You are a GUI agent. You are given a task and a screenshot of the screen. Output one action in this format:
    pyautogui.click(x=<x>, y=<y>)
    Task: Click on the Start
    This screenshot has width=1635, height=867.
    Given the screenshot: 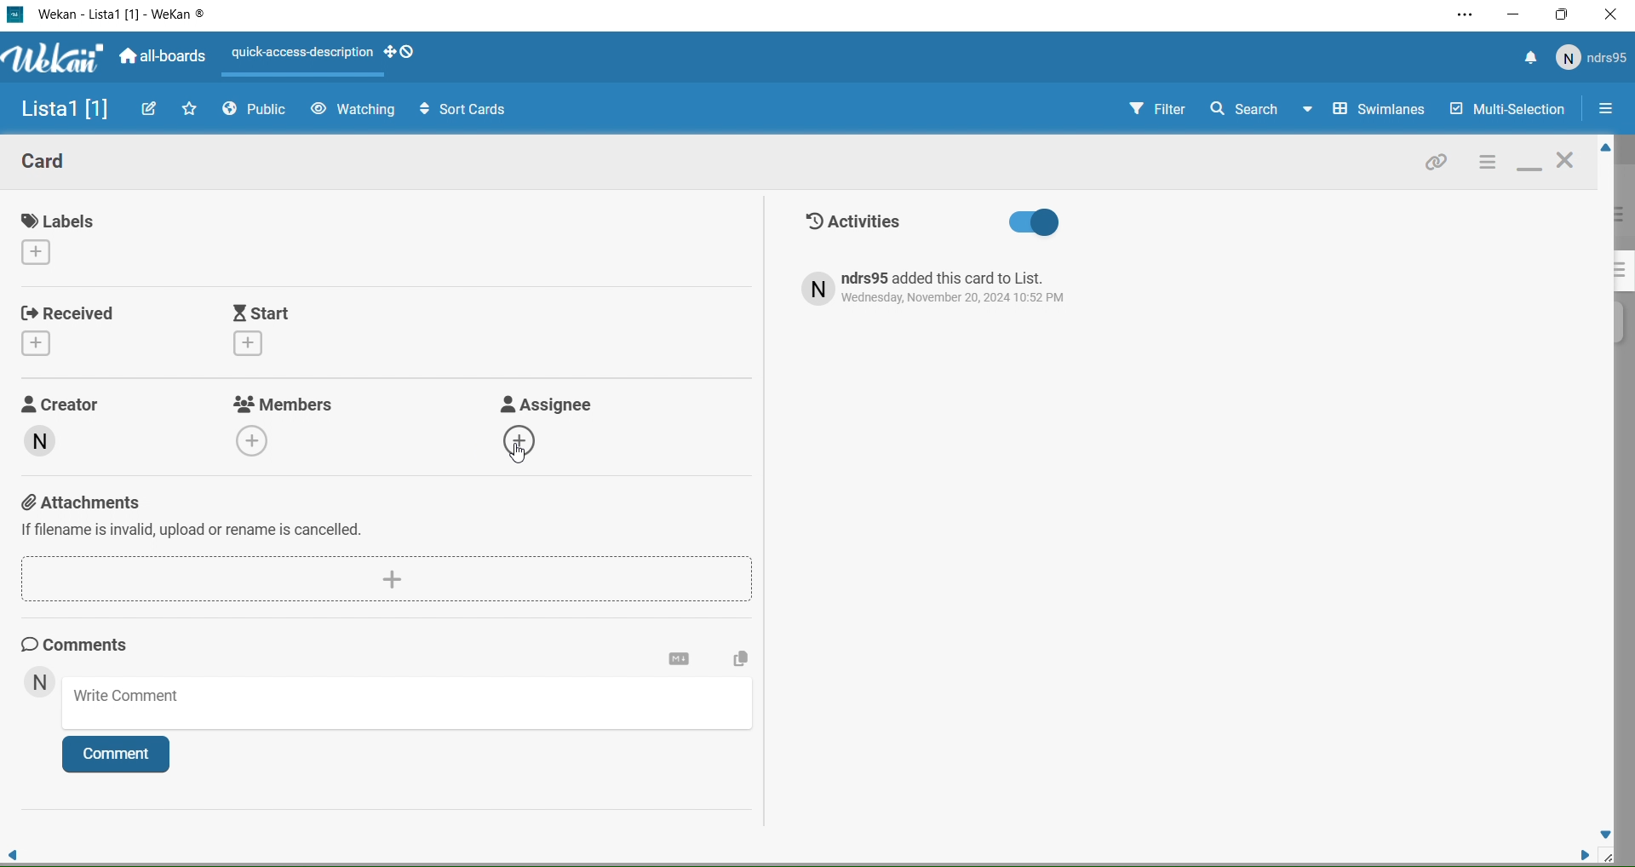 What is the action you would take?
    pyautogui.click(x=307, y=330)
    